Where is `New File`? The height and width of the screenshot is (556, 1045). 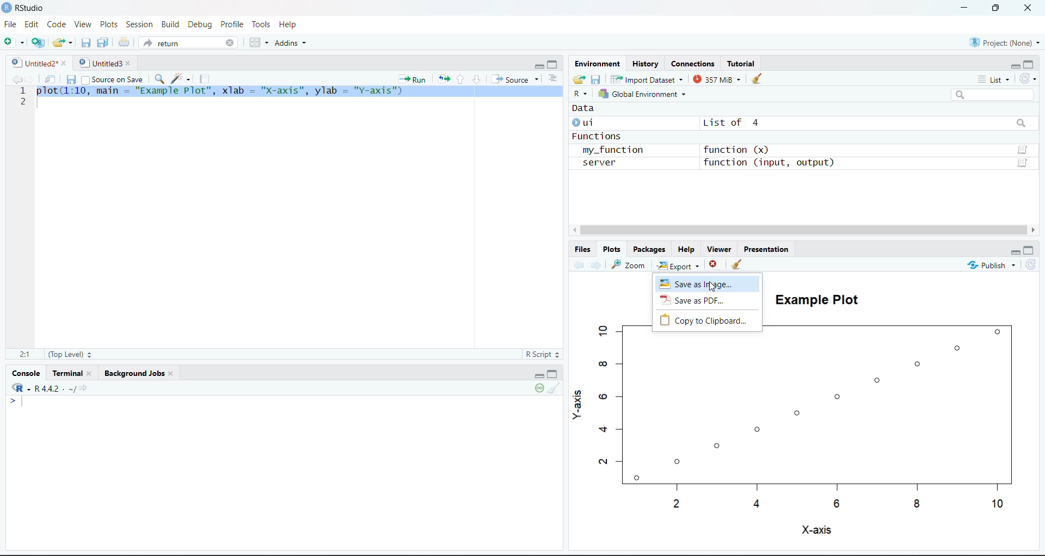
New File is located at coordinates (14, 41).